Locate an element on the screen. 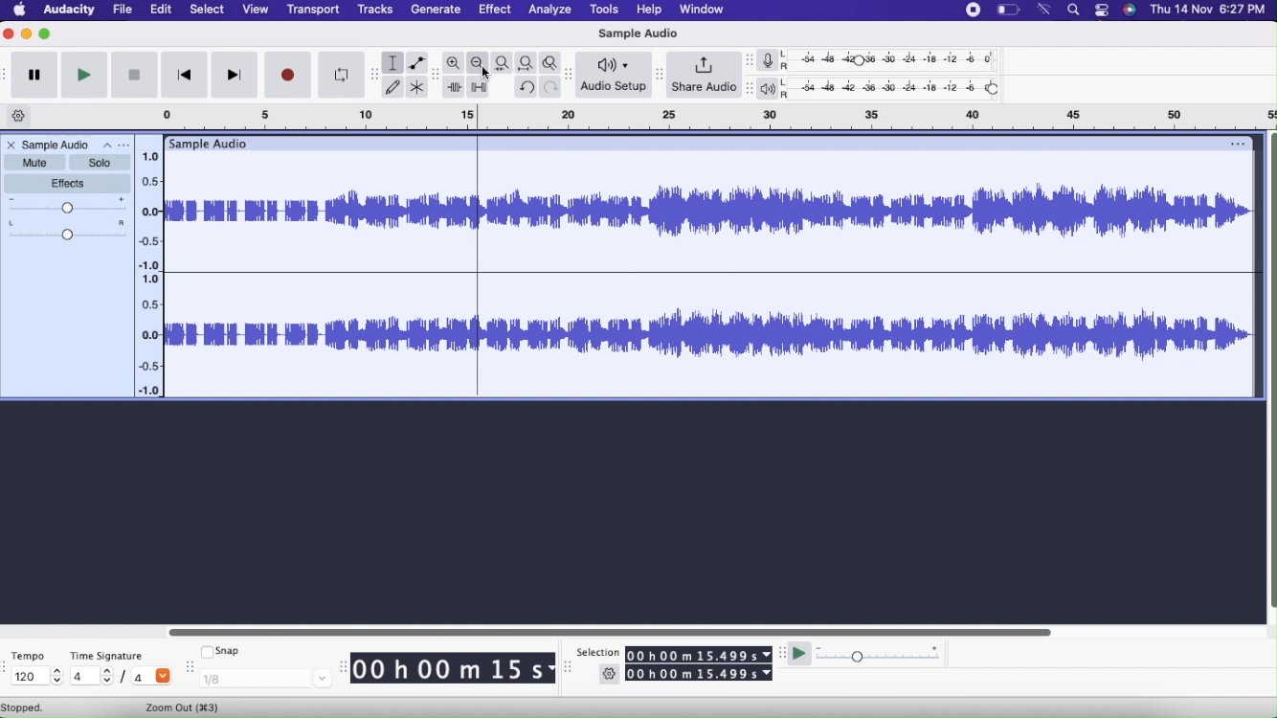  Options is located at coordinates (117, 144).